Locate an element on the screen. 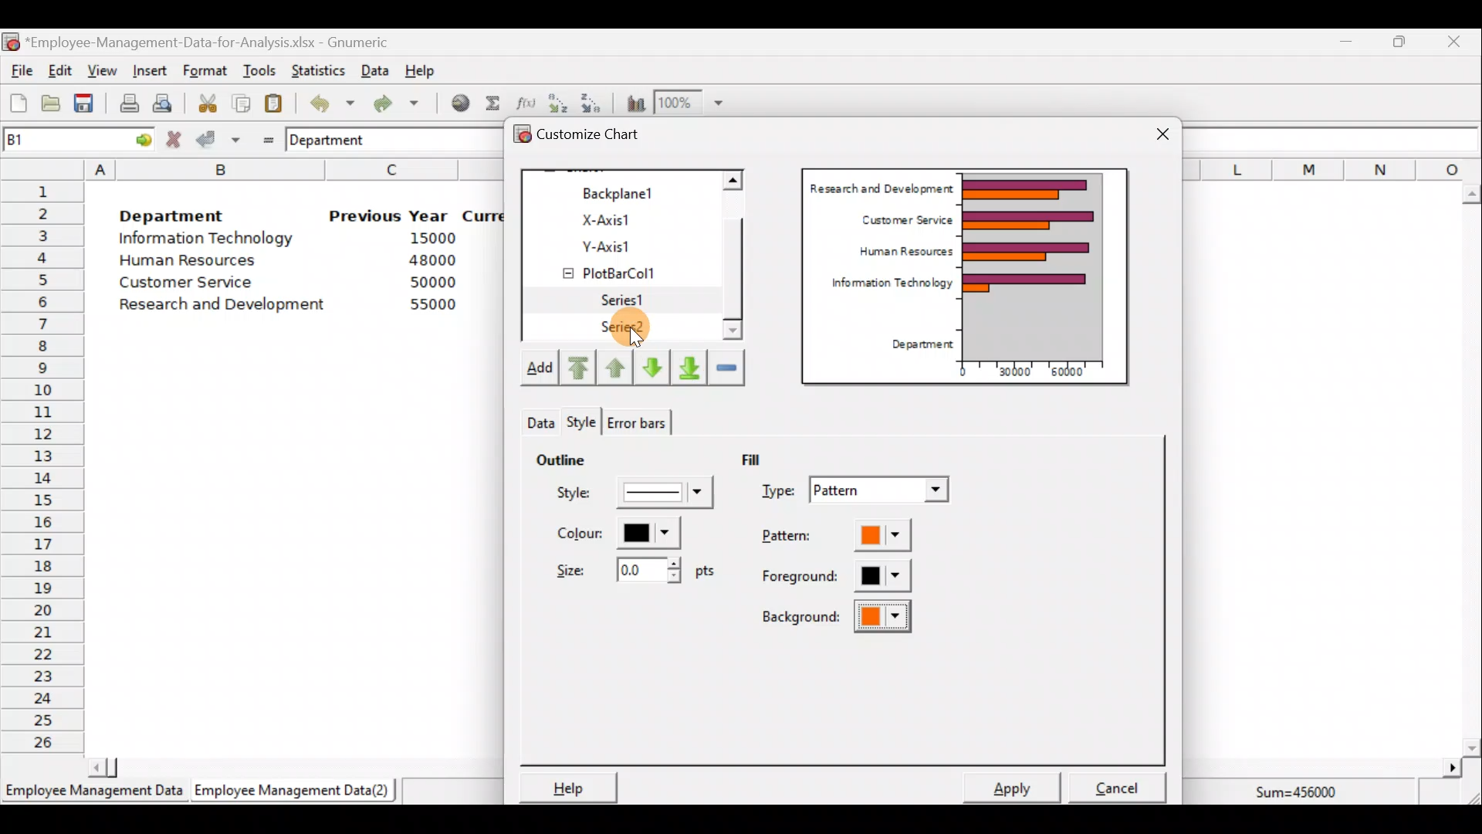 This screenshot has width=1482, height=834. Format is located at coordinates (205, 72).